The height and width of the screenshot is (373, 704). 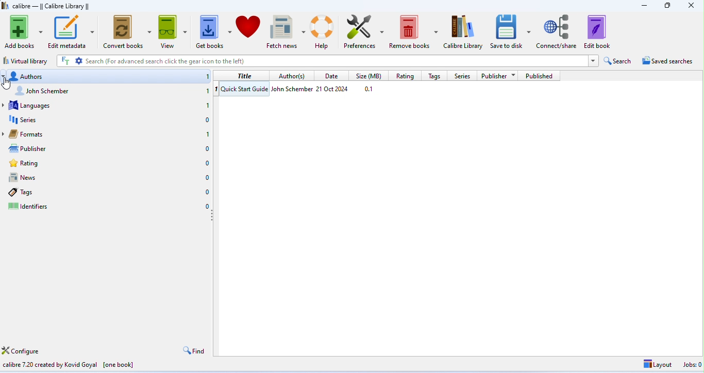 I want to click on identifier, so click(x=107, y=205).